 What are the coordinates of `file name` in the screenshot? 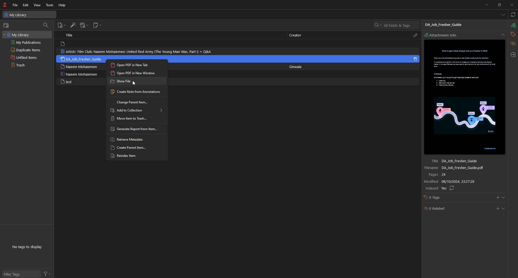 It's located at (460, 168).